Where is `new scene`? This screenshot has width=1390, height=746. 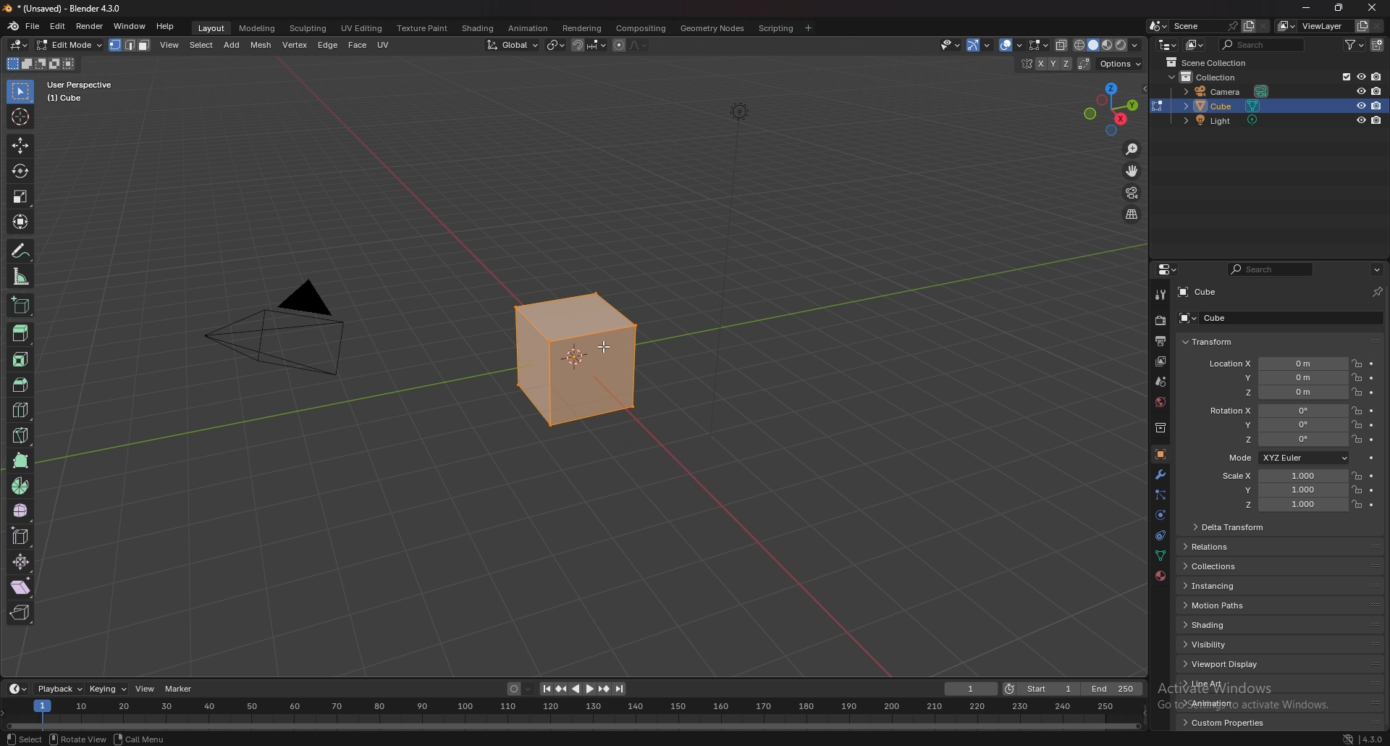
new scene is located at coordinates (1249, 27).